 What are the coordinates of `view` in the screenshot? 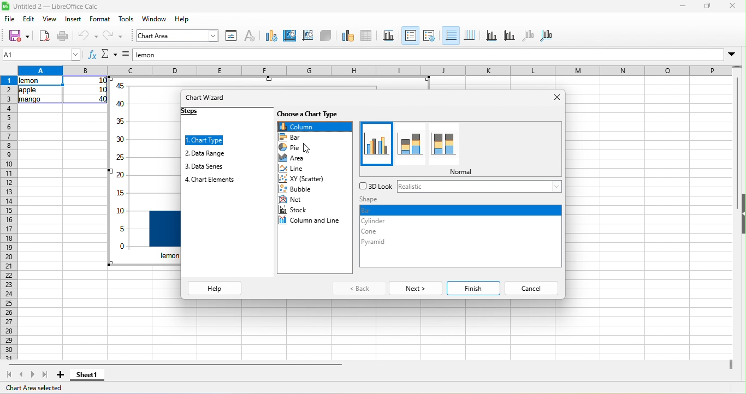 It's located at (51, 21).